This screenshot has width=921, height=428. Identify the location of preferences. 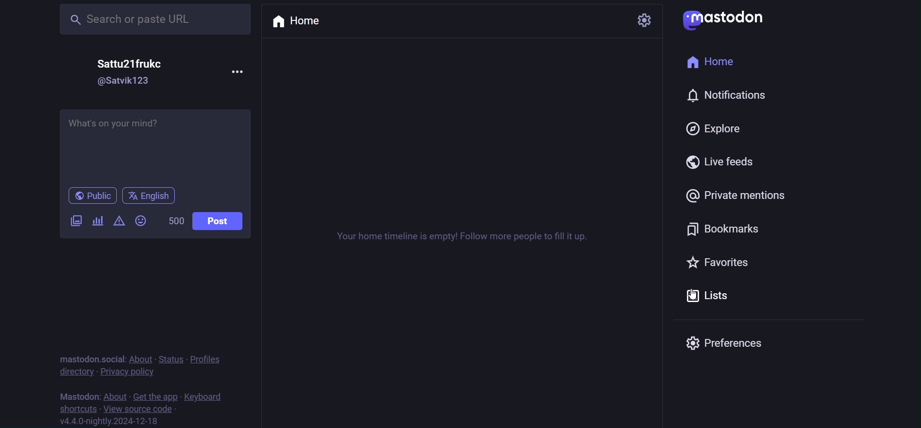
(733, 343).